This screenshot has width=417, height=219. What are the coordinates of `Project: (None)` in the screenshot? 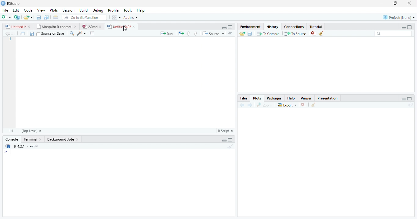 It's located at (399, 17).